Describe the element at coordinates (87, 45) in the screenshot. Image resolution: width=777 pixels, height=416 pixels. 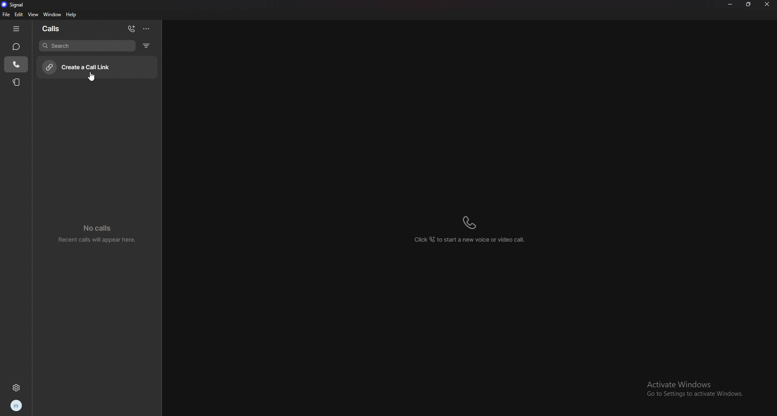
I see `search` at that location.